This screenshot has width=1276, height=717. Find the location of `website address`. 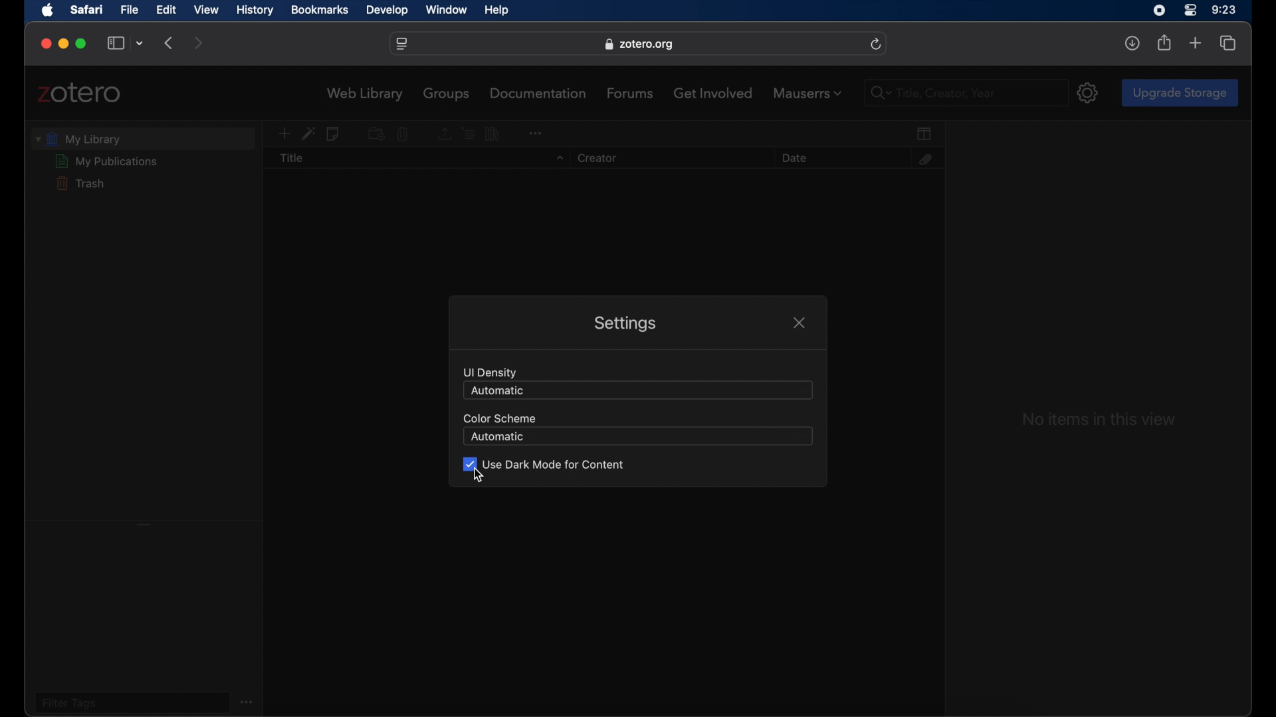

website address is located at coordinates (639, 44).